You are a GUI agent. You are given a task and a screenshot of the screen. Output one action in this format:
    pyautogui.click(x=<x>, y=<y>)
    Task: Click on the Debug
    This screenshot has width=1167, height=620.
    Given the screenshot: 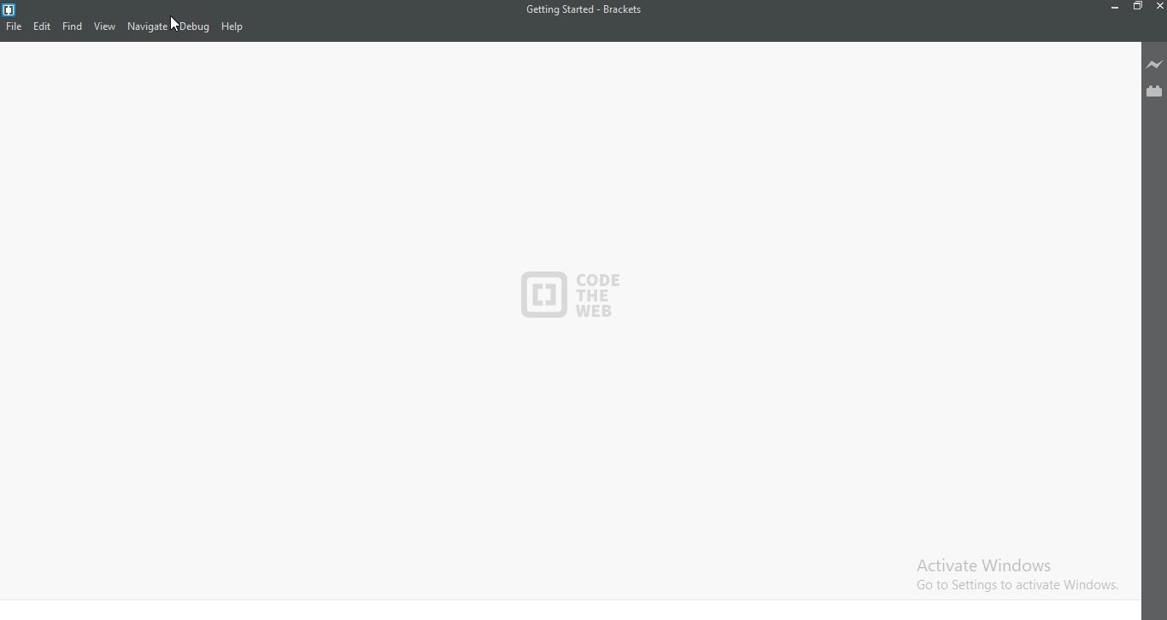 What is the action you would take?
    pyautogui.click(x=195, y=26)
    